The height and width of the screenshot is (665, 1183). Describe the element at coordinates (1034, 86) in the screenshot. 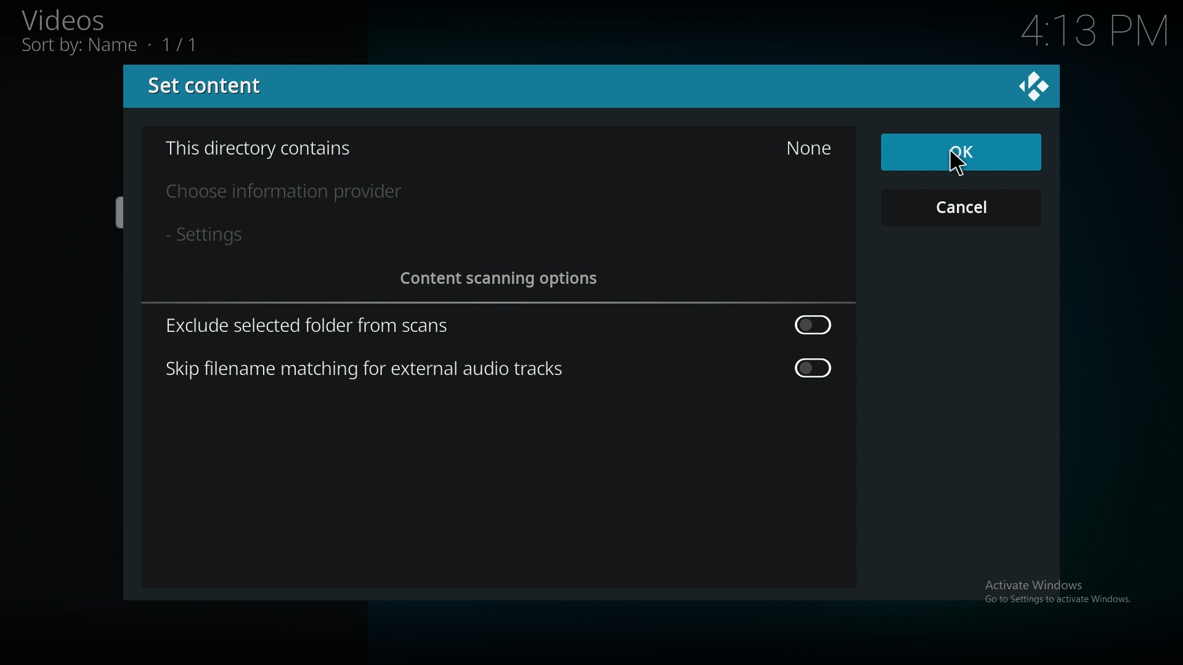

I see `close` at that location.